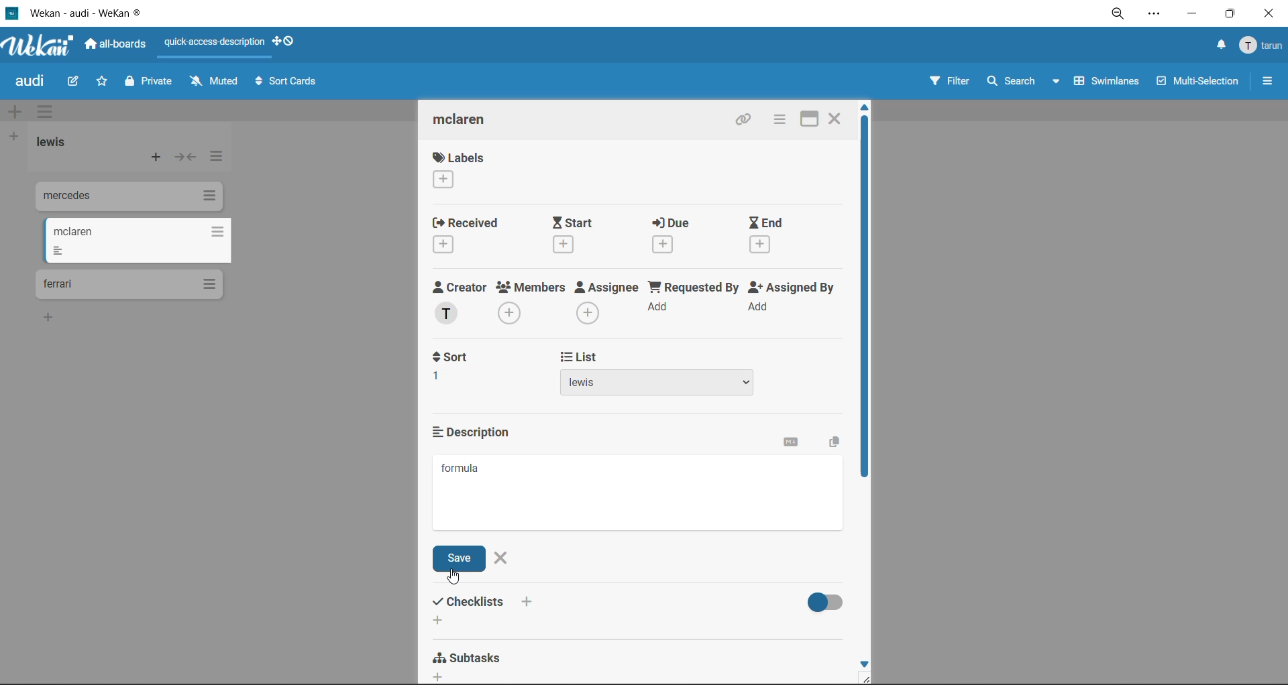 The height and width of the screenshot is (685, 1288). What do you see at coordinates (99, 82) in the screenshot?
I see `star` at bounding box center [99, 82].